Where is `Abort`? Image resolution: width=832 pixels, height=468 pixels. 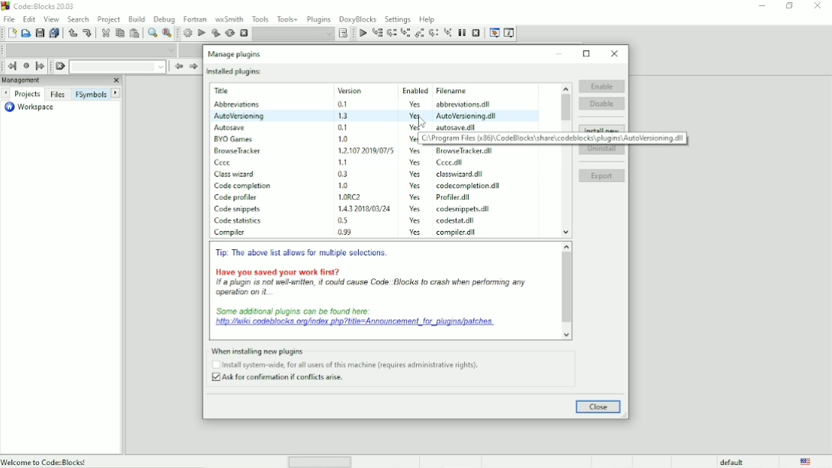
Abort is located at coordinates (244, 34).